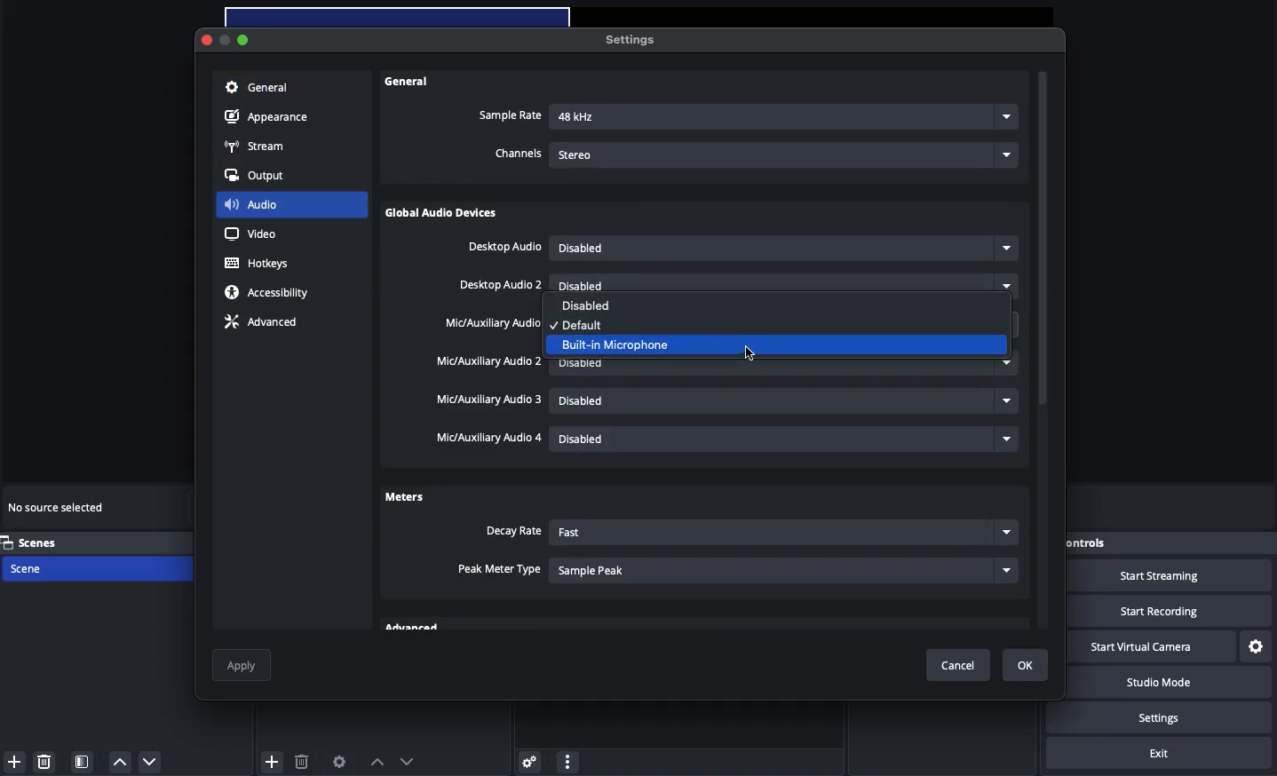 The width and height of the screenshot is (1277, 776). Describe the element at coordinates (628, 39) in the screenshot. I see `Settings` at that location.